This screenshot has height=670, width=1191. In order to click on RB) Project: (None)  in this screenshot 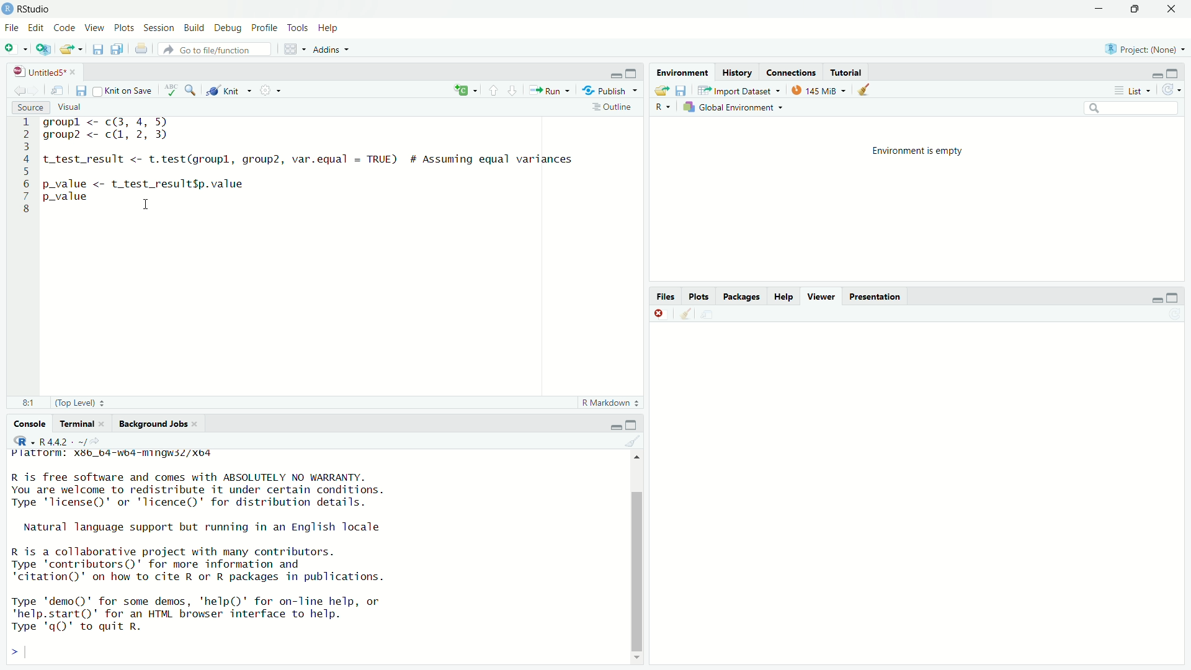, I will do `click(1140, 48)`.